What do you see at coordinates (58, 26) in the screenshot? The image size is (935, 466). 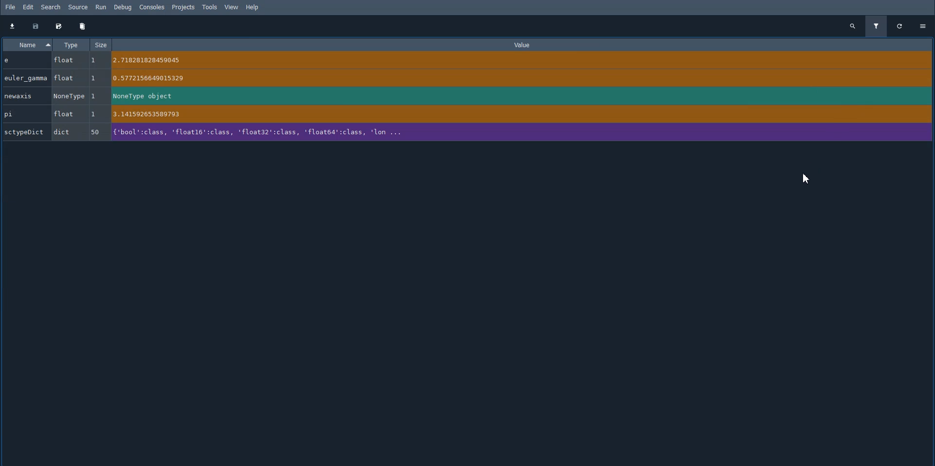 I see `Copy data as` at bounding box center [58, 26].